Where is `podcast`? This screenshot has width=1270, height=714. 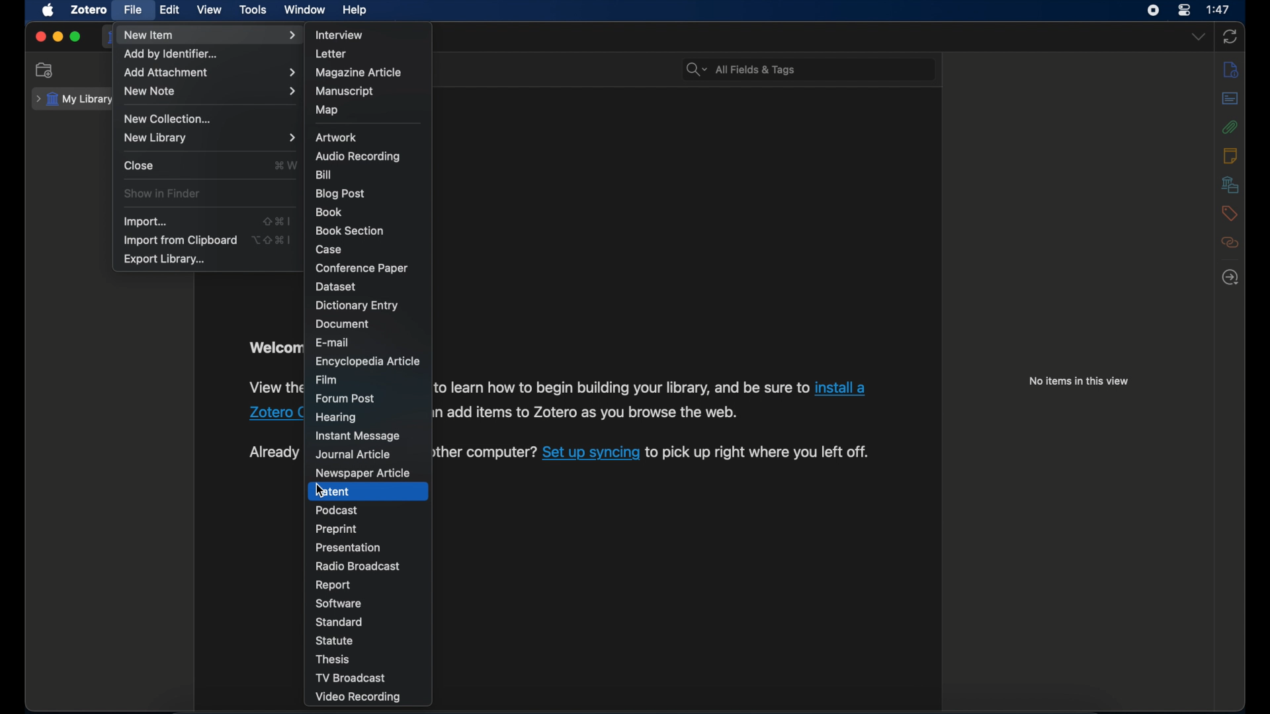 podcast is located at coordinates (338, 510).